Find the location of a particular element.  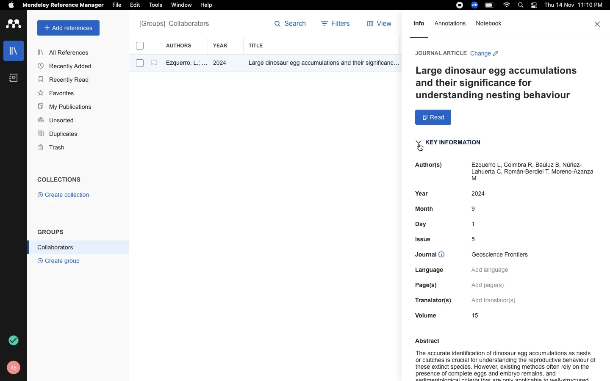

15 is located at coordinates (475, 315).